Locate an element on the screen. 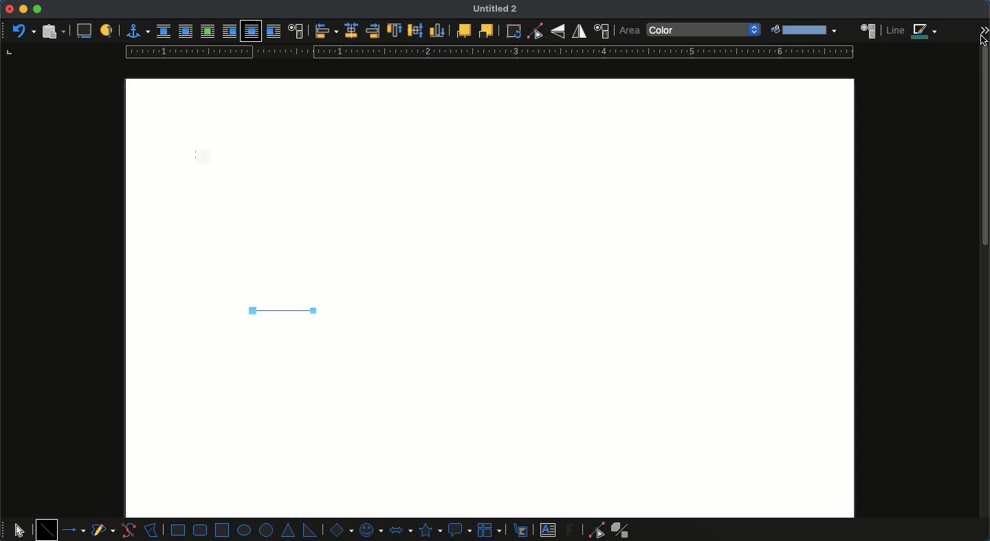 Image resolution: width=990 pixels, height=541 pixels. text wrap is located at coordinates (295, 30).